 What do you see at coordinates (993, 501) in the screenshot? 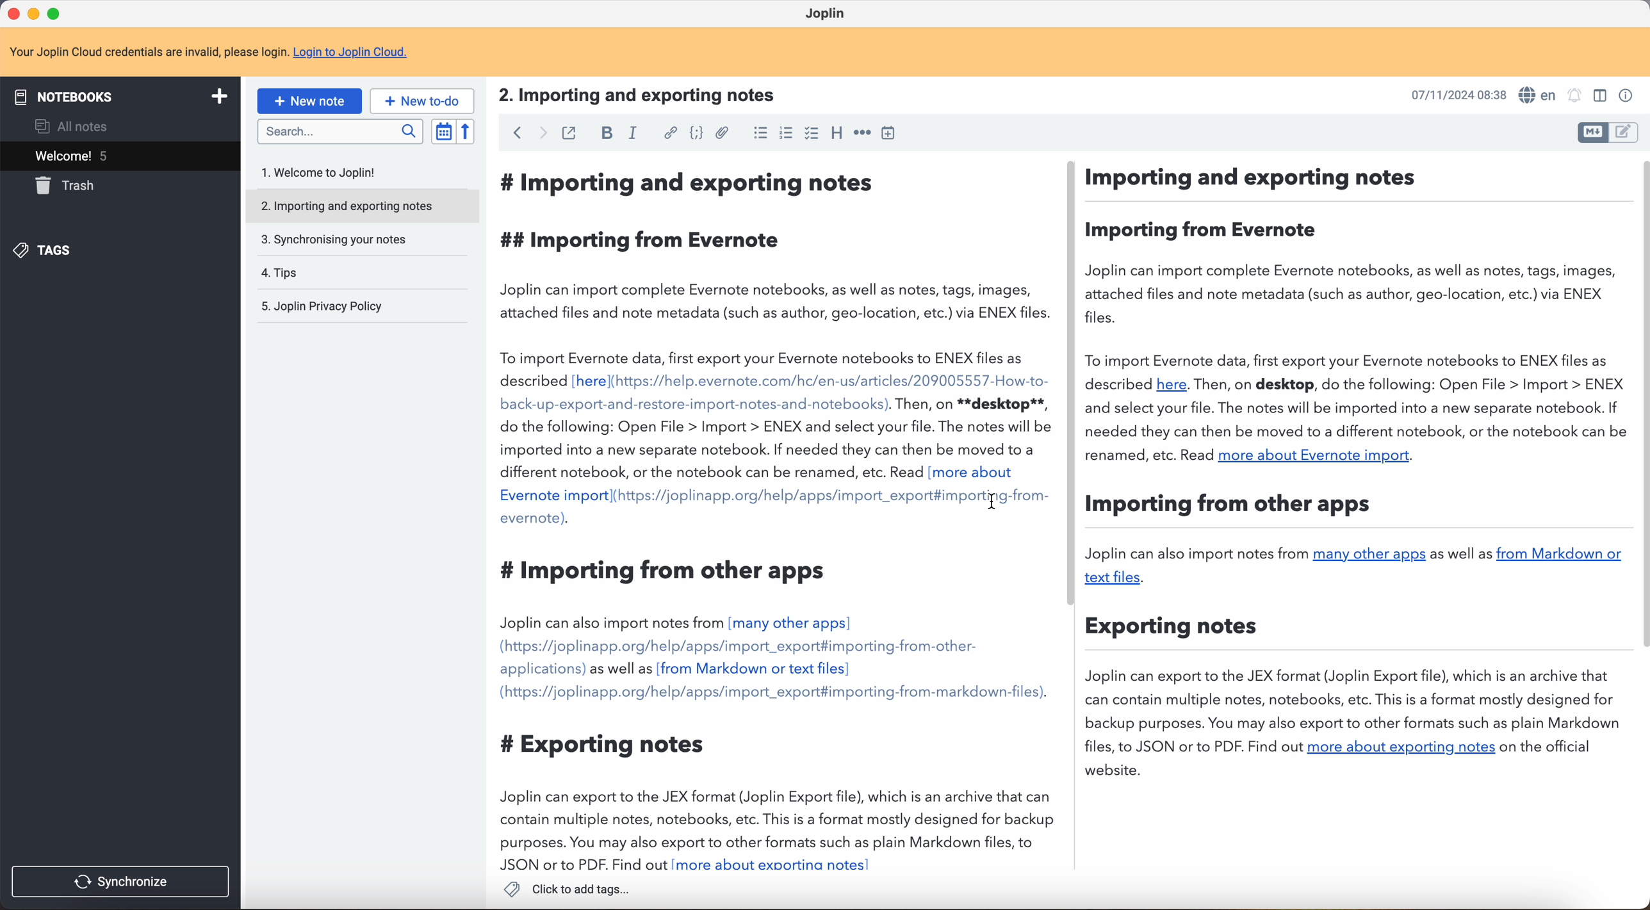
I see `cursor` at bounding box center [993, 501].